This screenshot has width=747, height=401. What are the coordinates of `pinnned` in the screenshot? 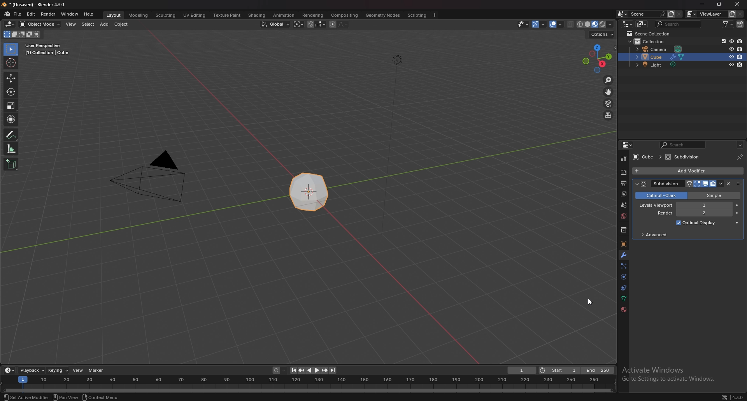 It's located at (738, 156).